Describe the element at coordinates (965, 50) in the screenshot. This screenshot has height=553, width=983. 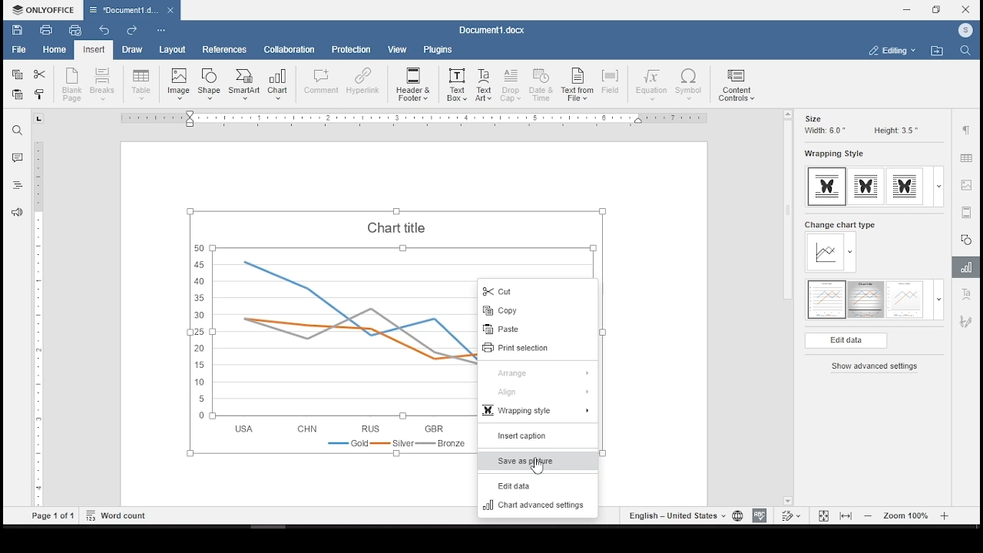
I see `find` at that location.